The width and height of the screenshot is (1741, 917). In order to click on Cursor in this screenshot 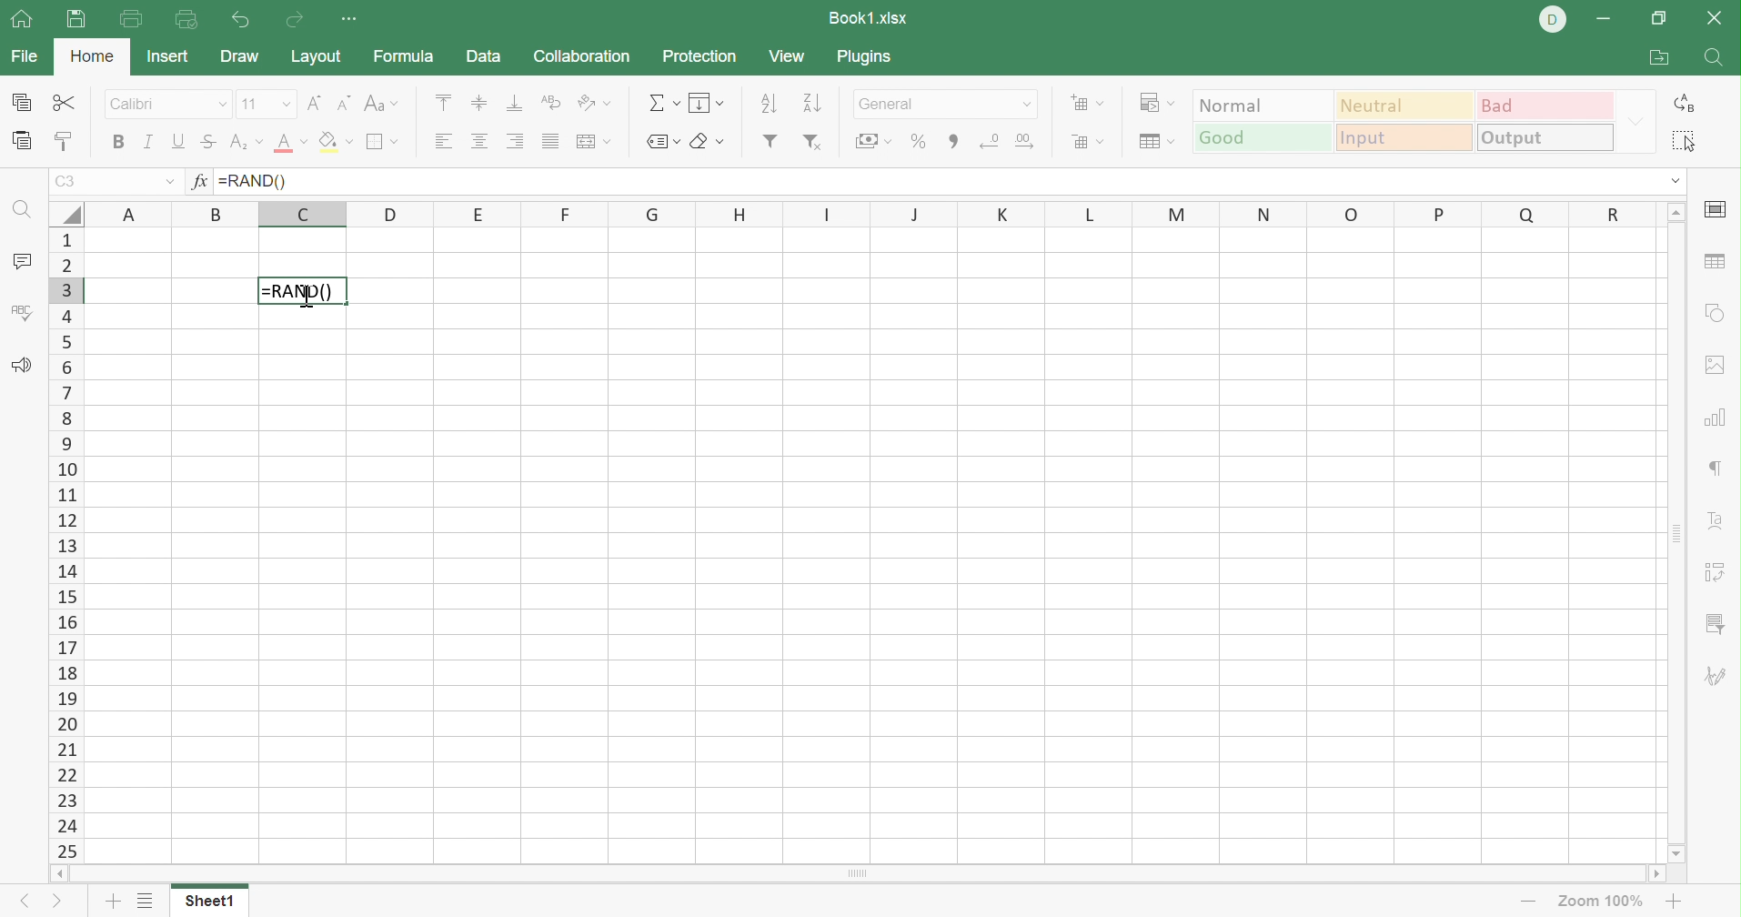, I will do `click(304, 296)`.